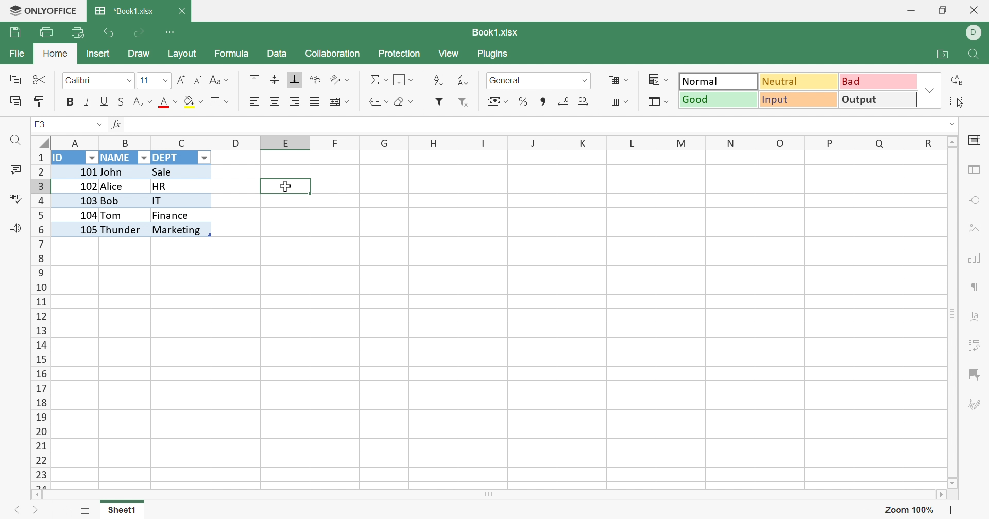 Image resolution: width=989 pixels, height=519 pixels. I want to click on fx, so click(113, 125).